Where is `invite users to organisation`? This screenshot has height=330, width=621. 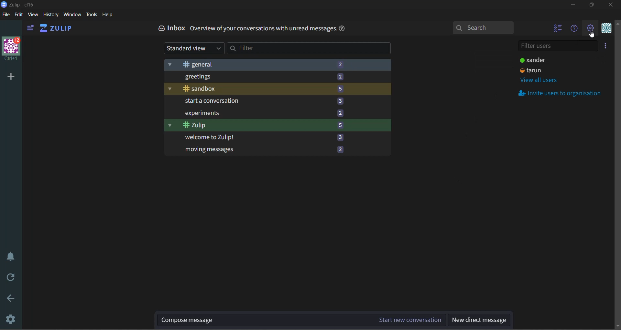
invite users to organisation is located at coordinates (562, 93).